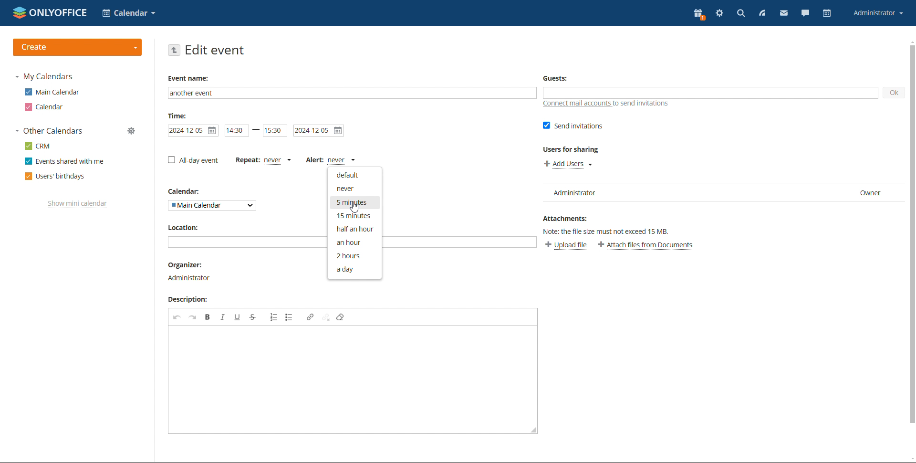 The height and width of the screenshot is (463, 916). I want to click on add users, so click(568, 164).